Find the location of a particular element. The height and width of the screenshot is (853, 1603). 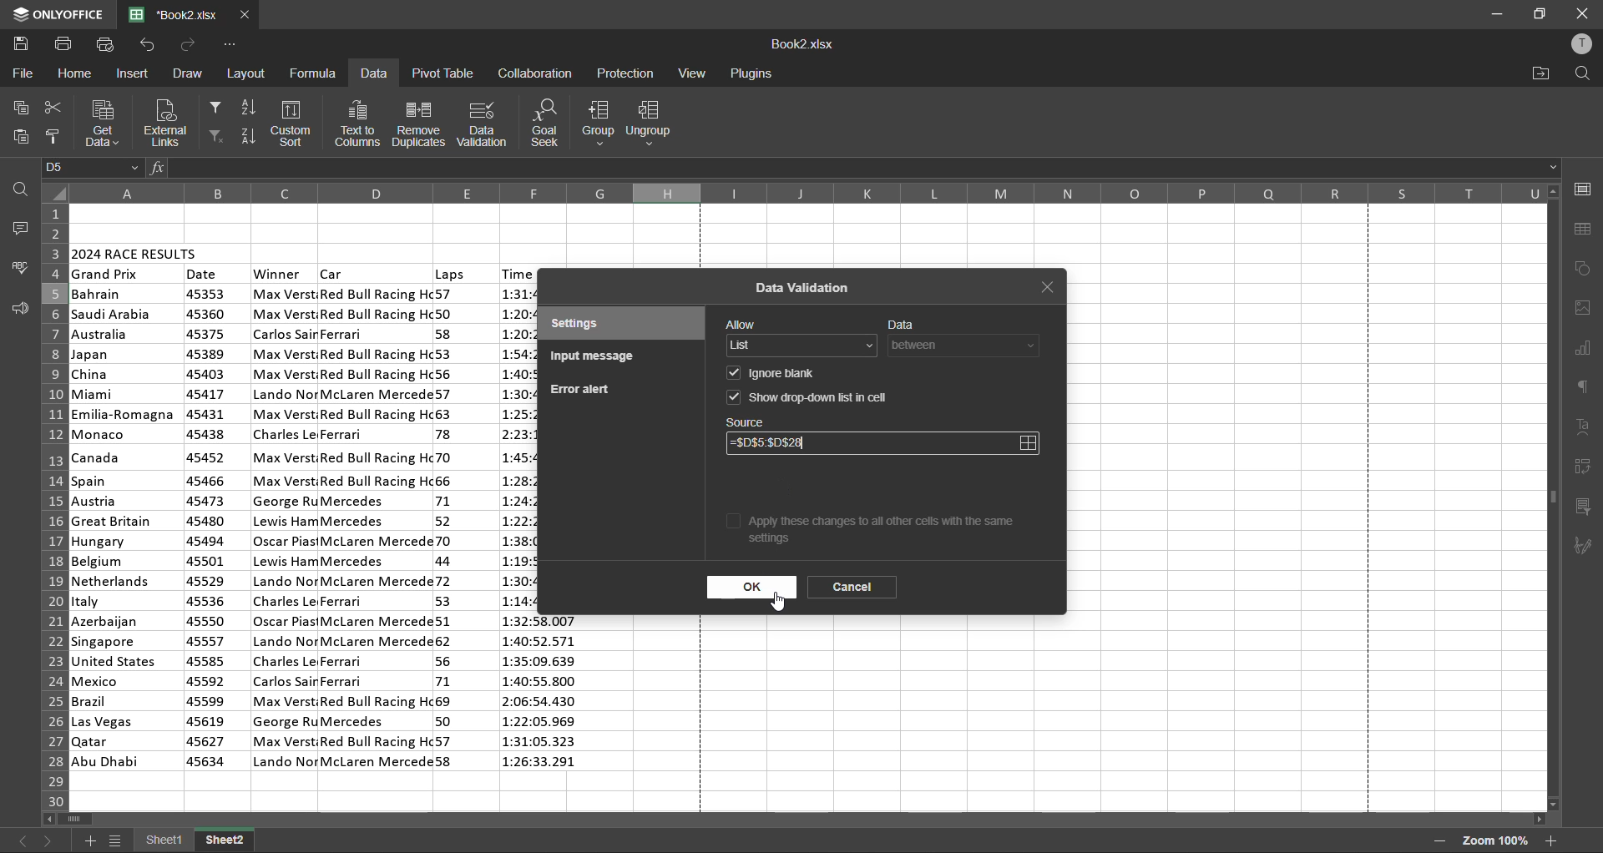

data is located at coordinates (902, 321).